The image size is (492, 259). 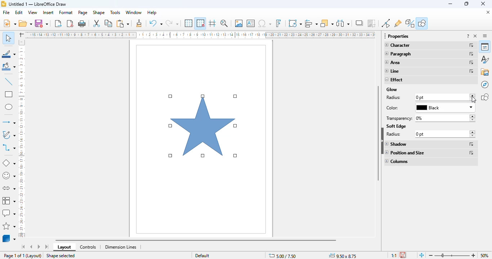 What do you see at coordinates (472, 54) in the screenshot?
I see `more options` at bounding box center [472, 54].